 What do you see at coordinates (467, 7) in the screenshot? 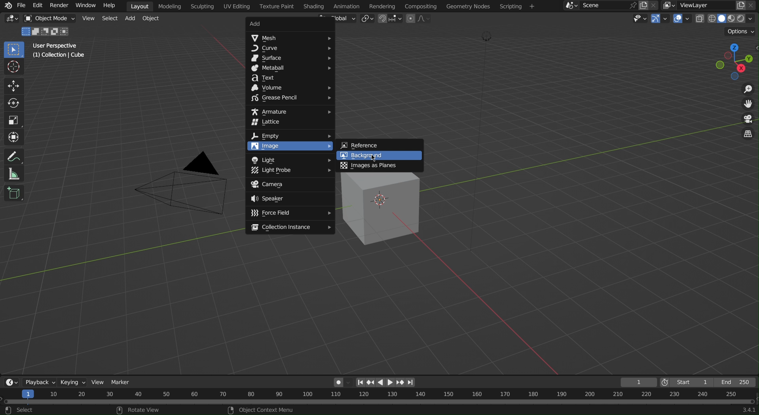
I see `Geometry Nodes` at bounding box center [467, 7].